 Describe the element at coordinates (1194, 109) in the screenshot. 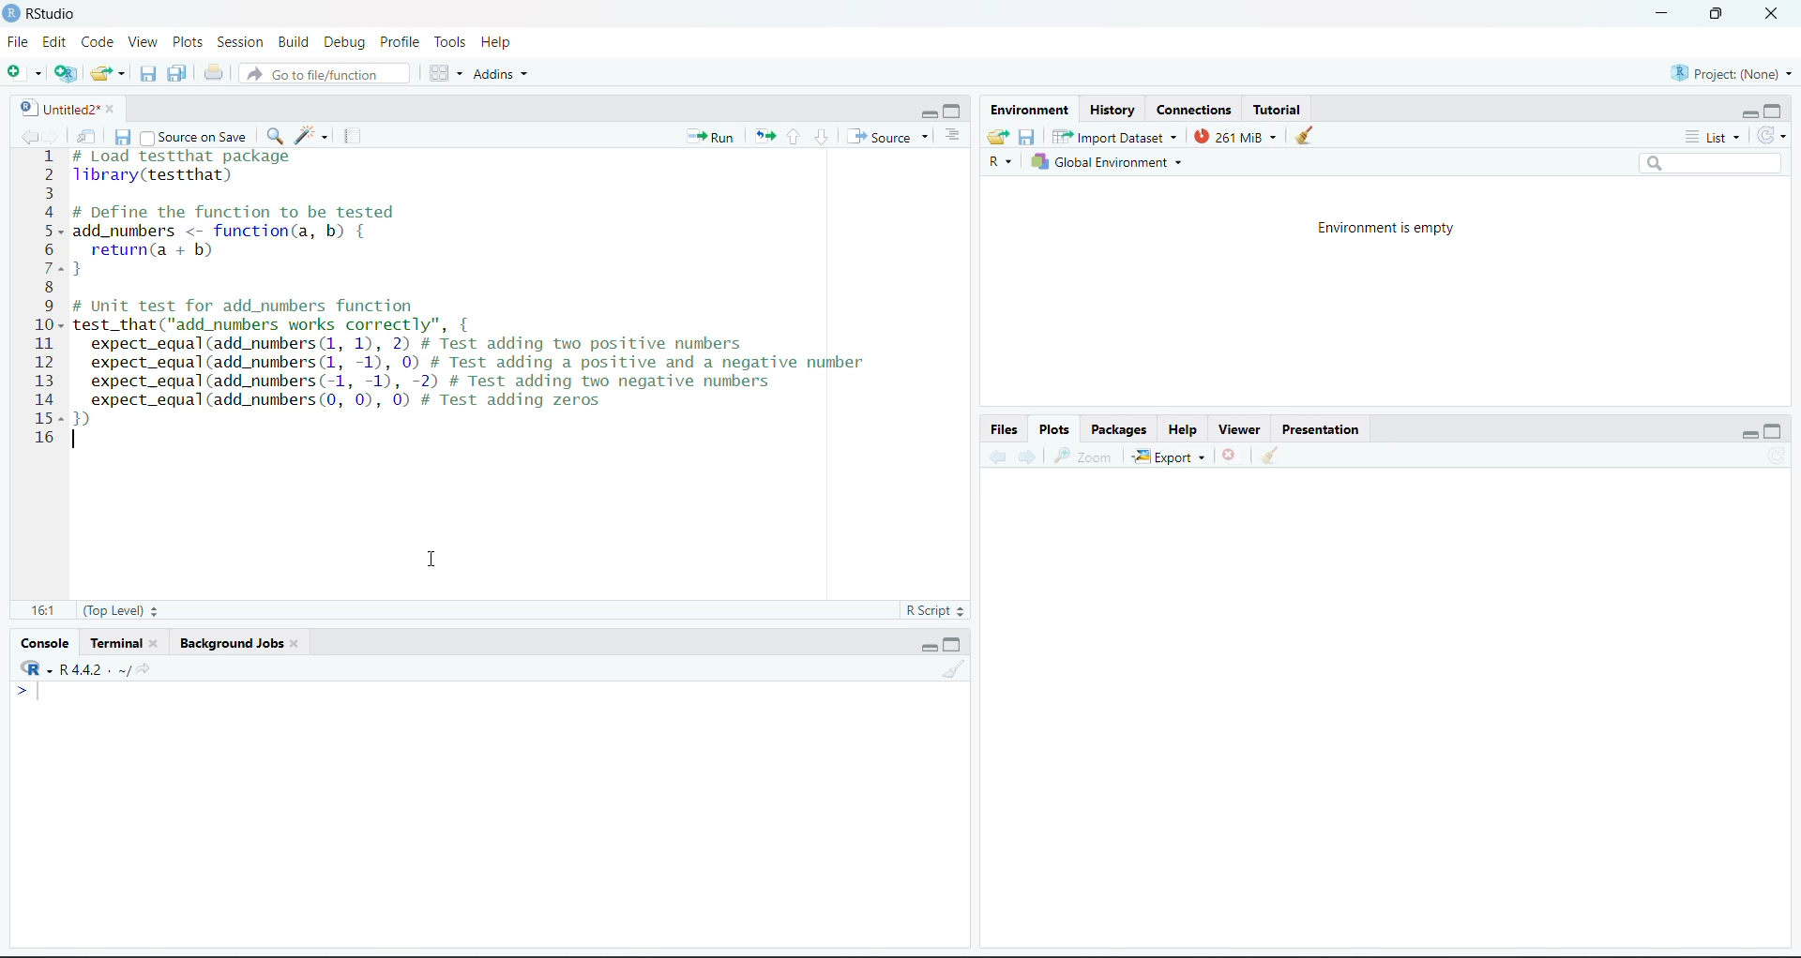

I see `Connections` at that location.